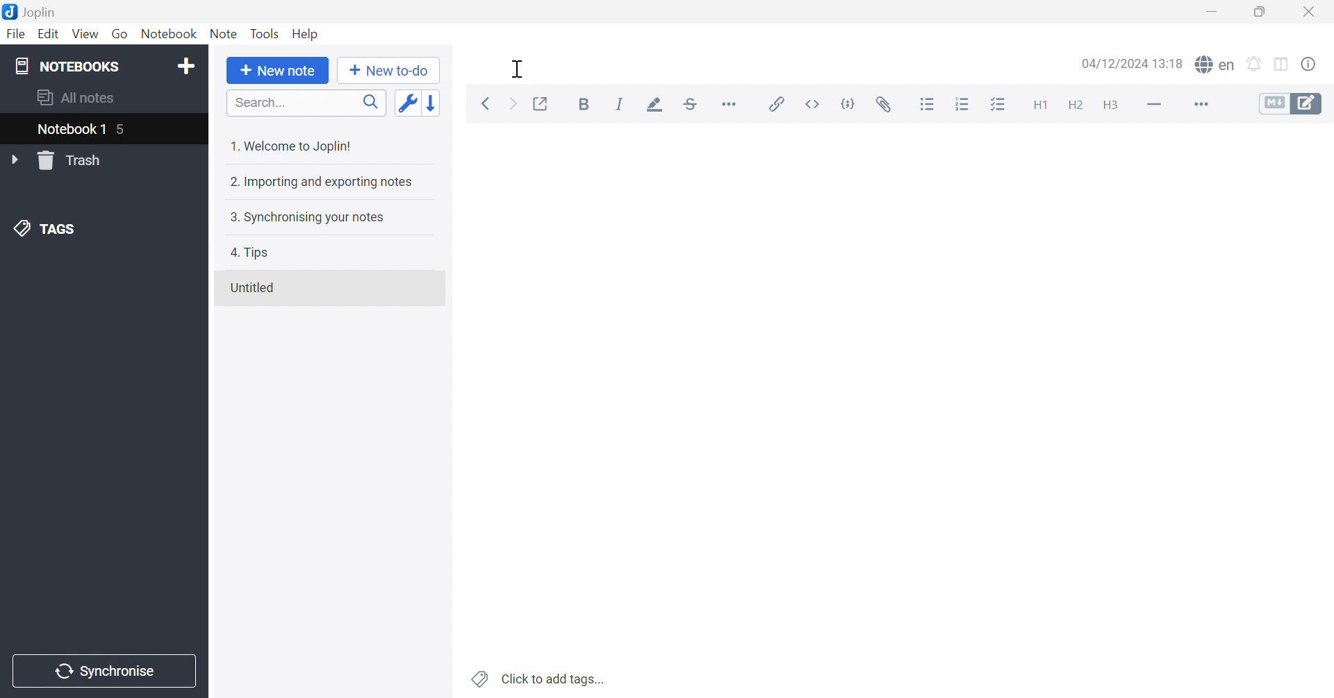  What do you see at coordinates (222, 35) in the screenshot?
I see `Note` at bounding box center [222, 35].